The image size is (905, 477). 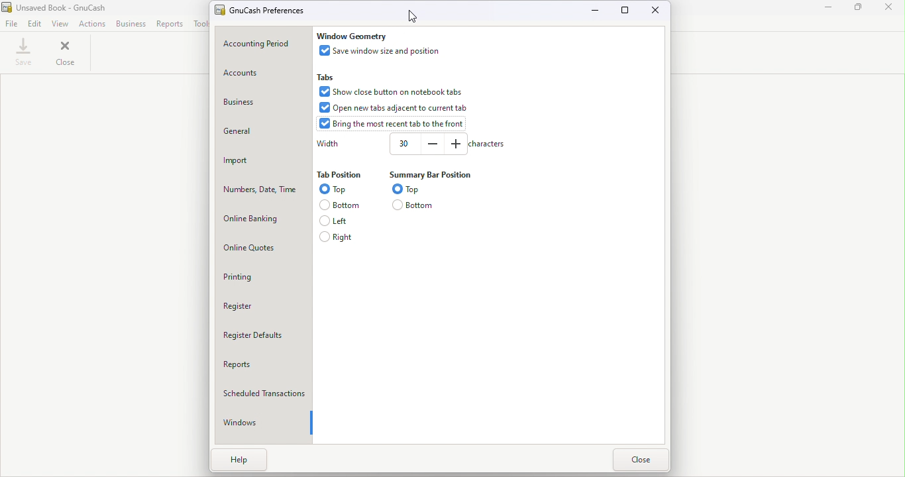 I want to click on Help, so click(x=251, y=464).